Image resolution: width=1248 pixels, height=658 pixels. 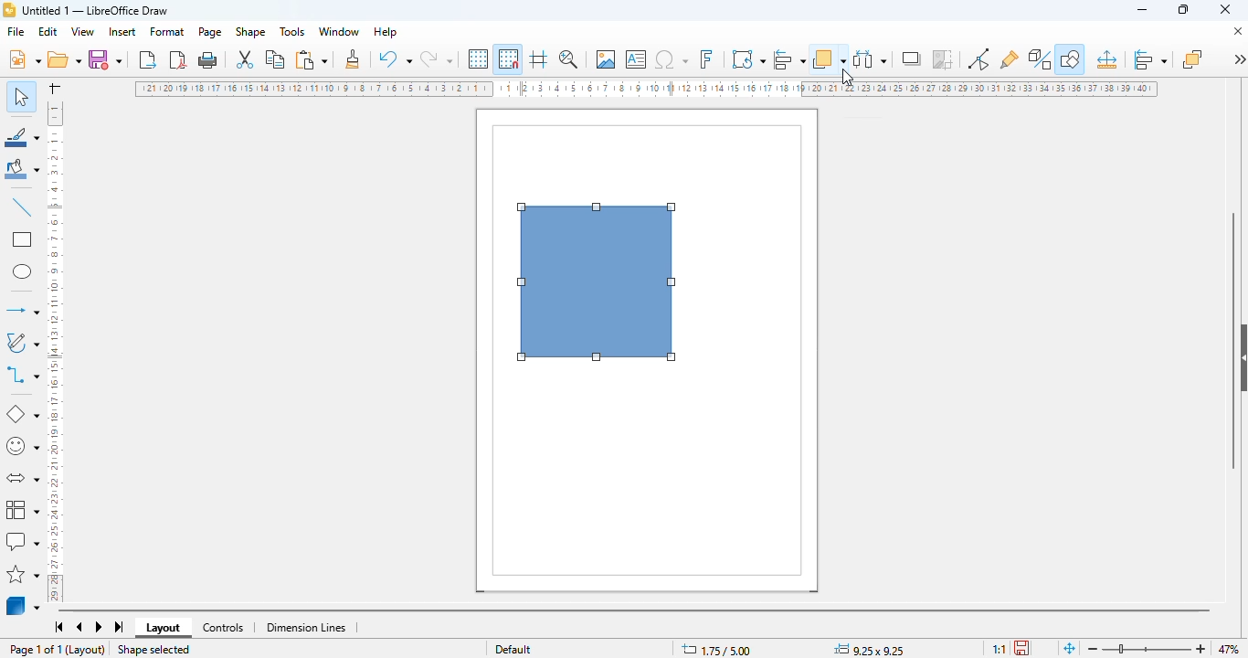 What do you see at coordinates (339, 31) in the screenshot?
I see `window` at bounding box center [339, 31].